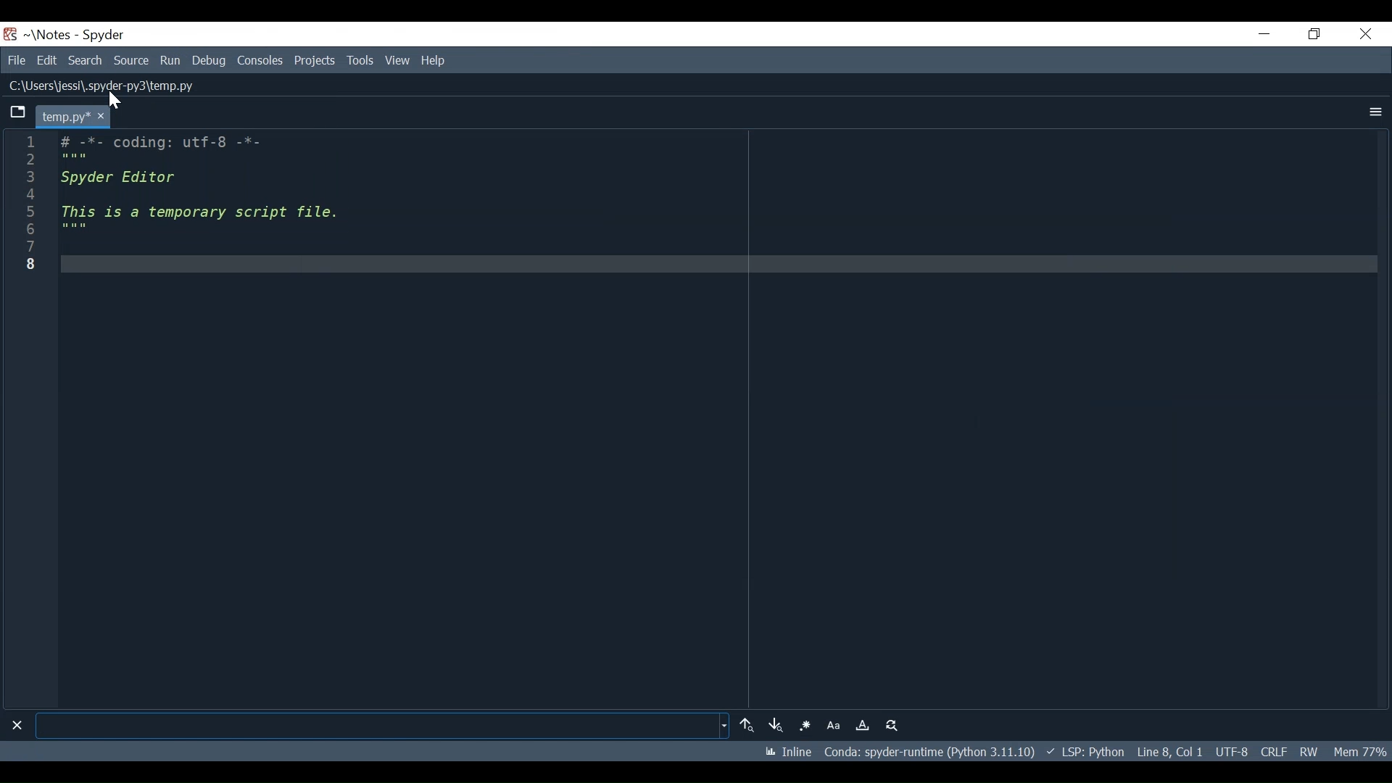 The image size is (1392, 783). What do you see at coordinates (1275, 750) in the screenshot?
I see `File EQL Status` at bounding box center [1275, 750].